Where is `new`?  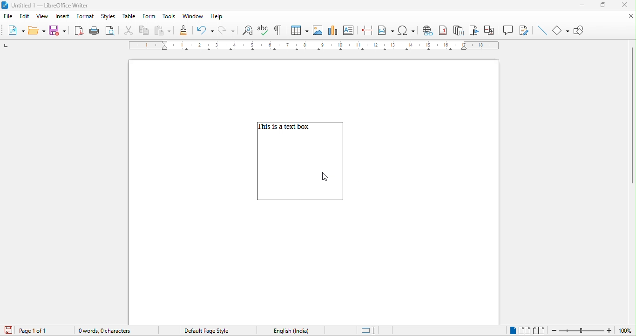
new is located at coordinates (16, 31).